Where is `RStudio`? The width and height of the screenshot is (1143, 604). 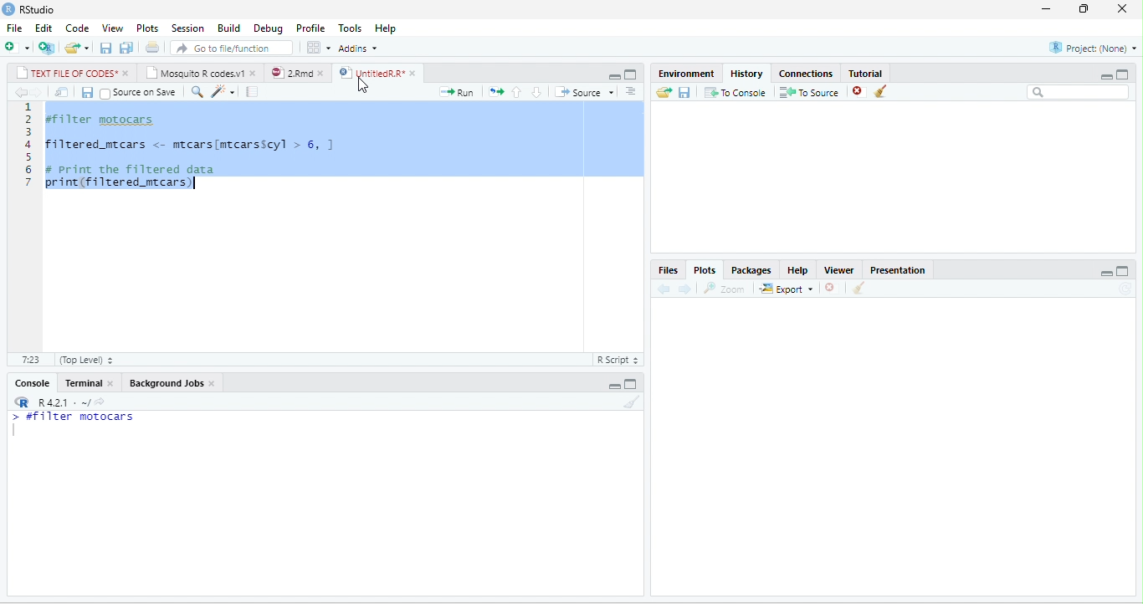 RStudio is located at coordinates (37, 9).